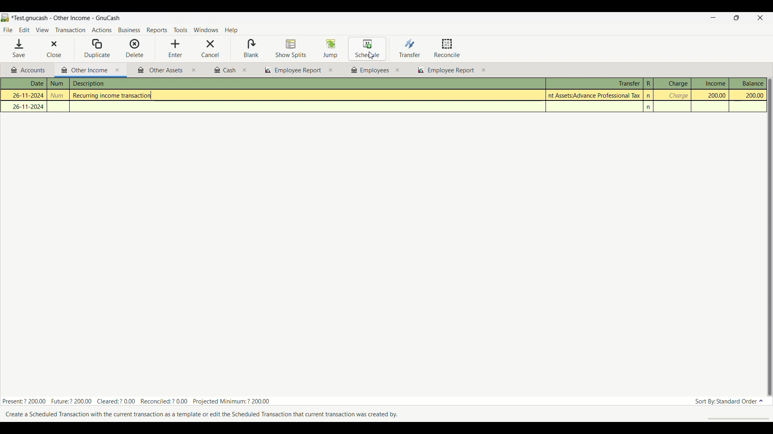 The height and width of the screenshot is (434, 773). Describe the element at coordinates (713, 95) in the screenshot. I see `200.00` at that location.